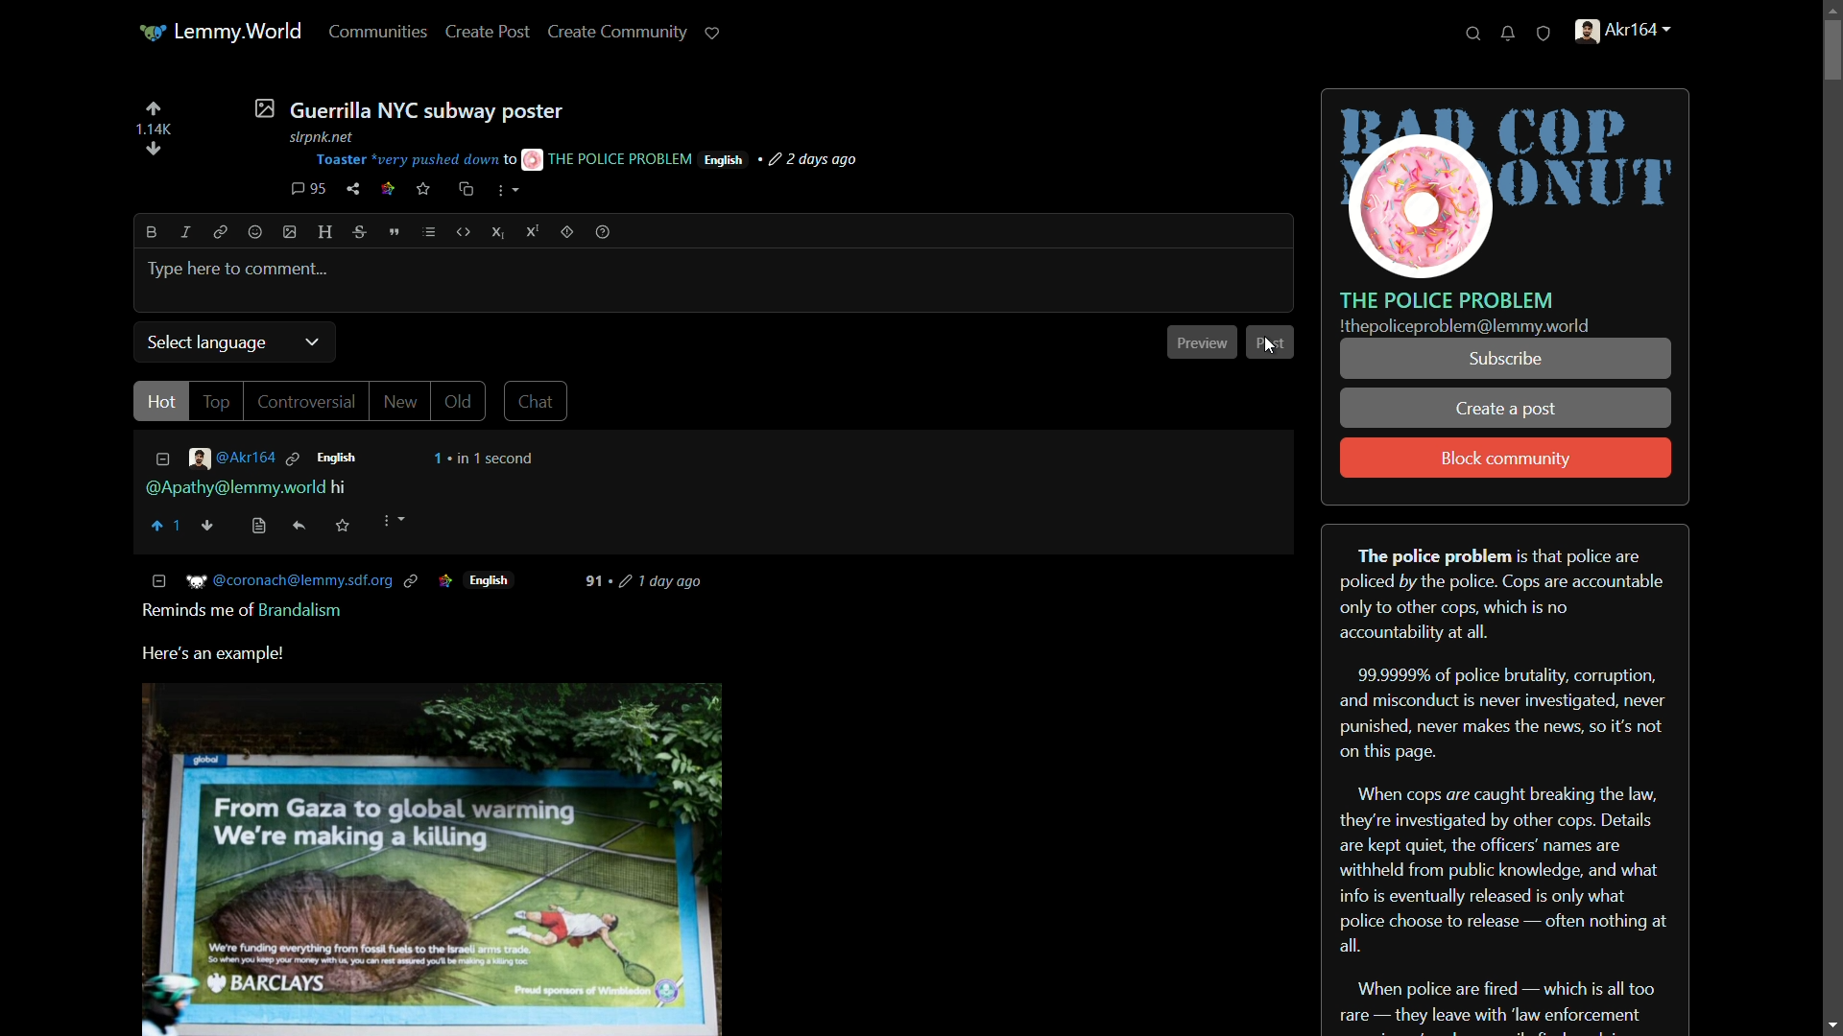 The height and width of the screenshot is (1036, 1843). I want to click on subscribe, so click(1504, 359).